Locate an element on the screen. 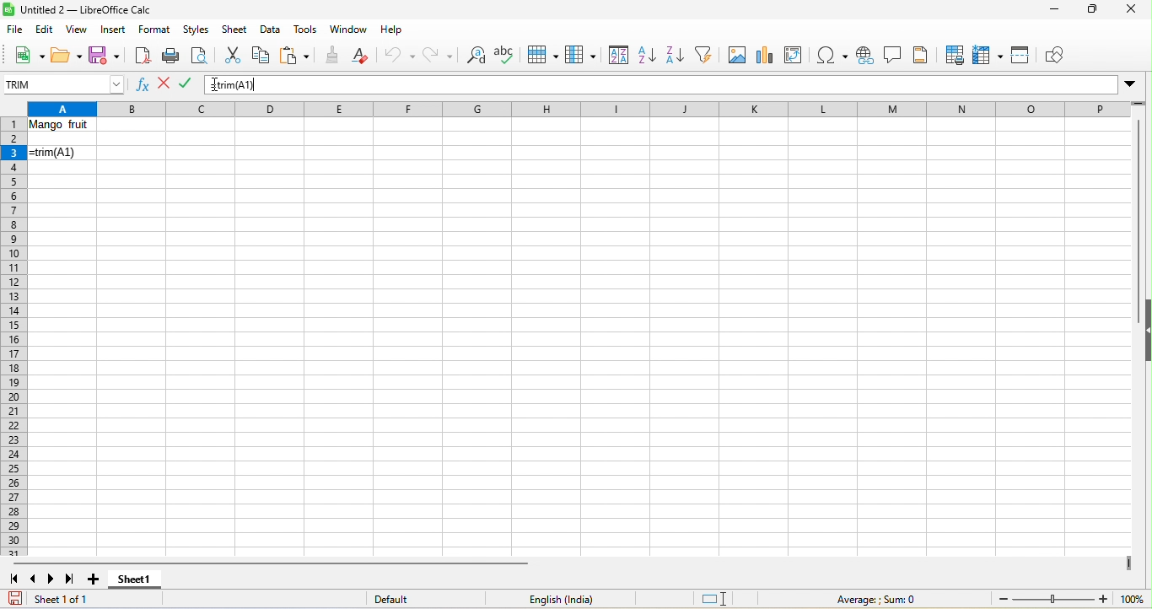 The image size is (1152, 609). drag to view next columns is located at coordinates (1131, 563).